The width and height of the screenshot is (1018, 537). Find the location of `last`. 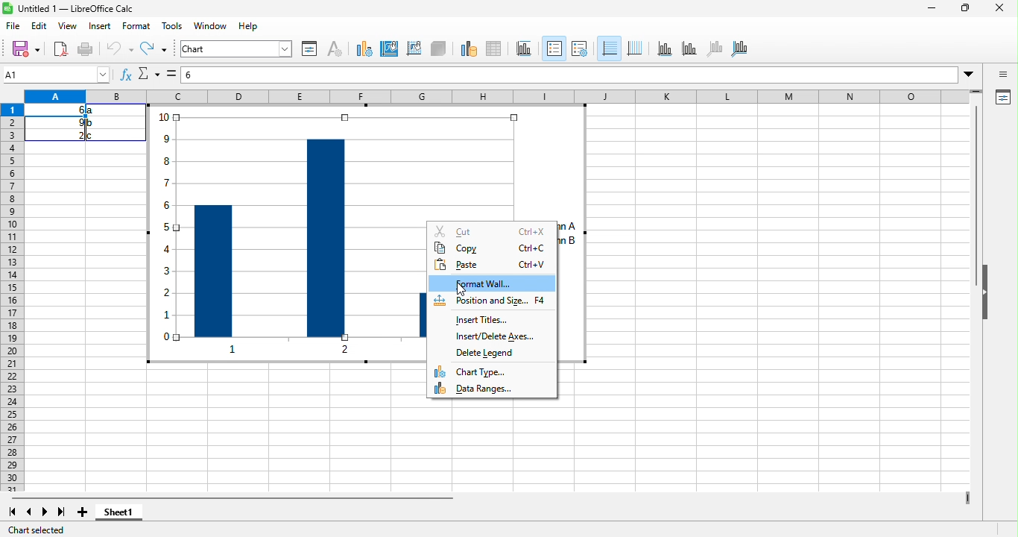

last is located at coordinates (63, 513).